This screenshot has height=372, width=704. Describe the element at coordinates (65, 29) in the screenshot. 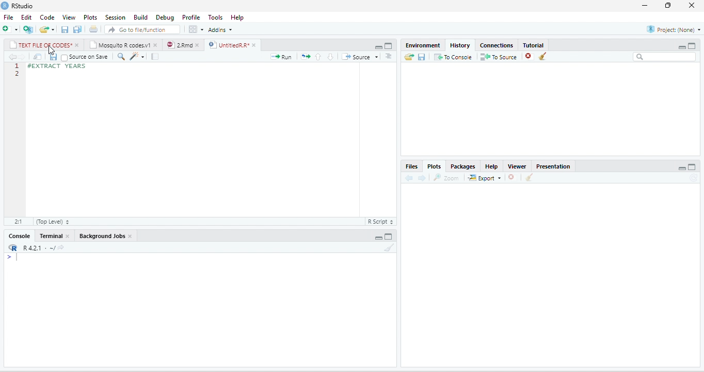

I see `save` at that location.